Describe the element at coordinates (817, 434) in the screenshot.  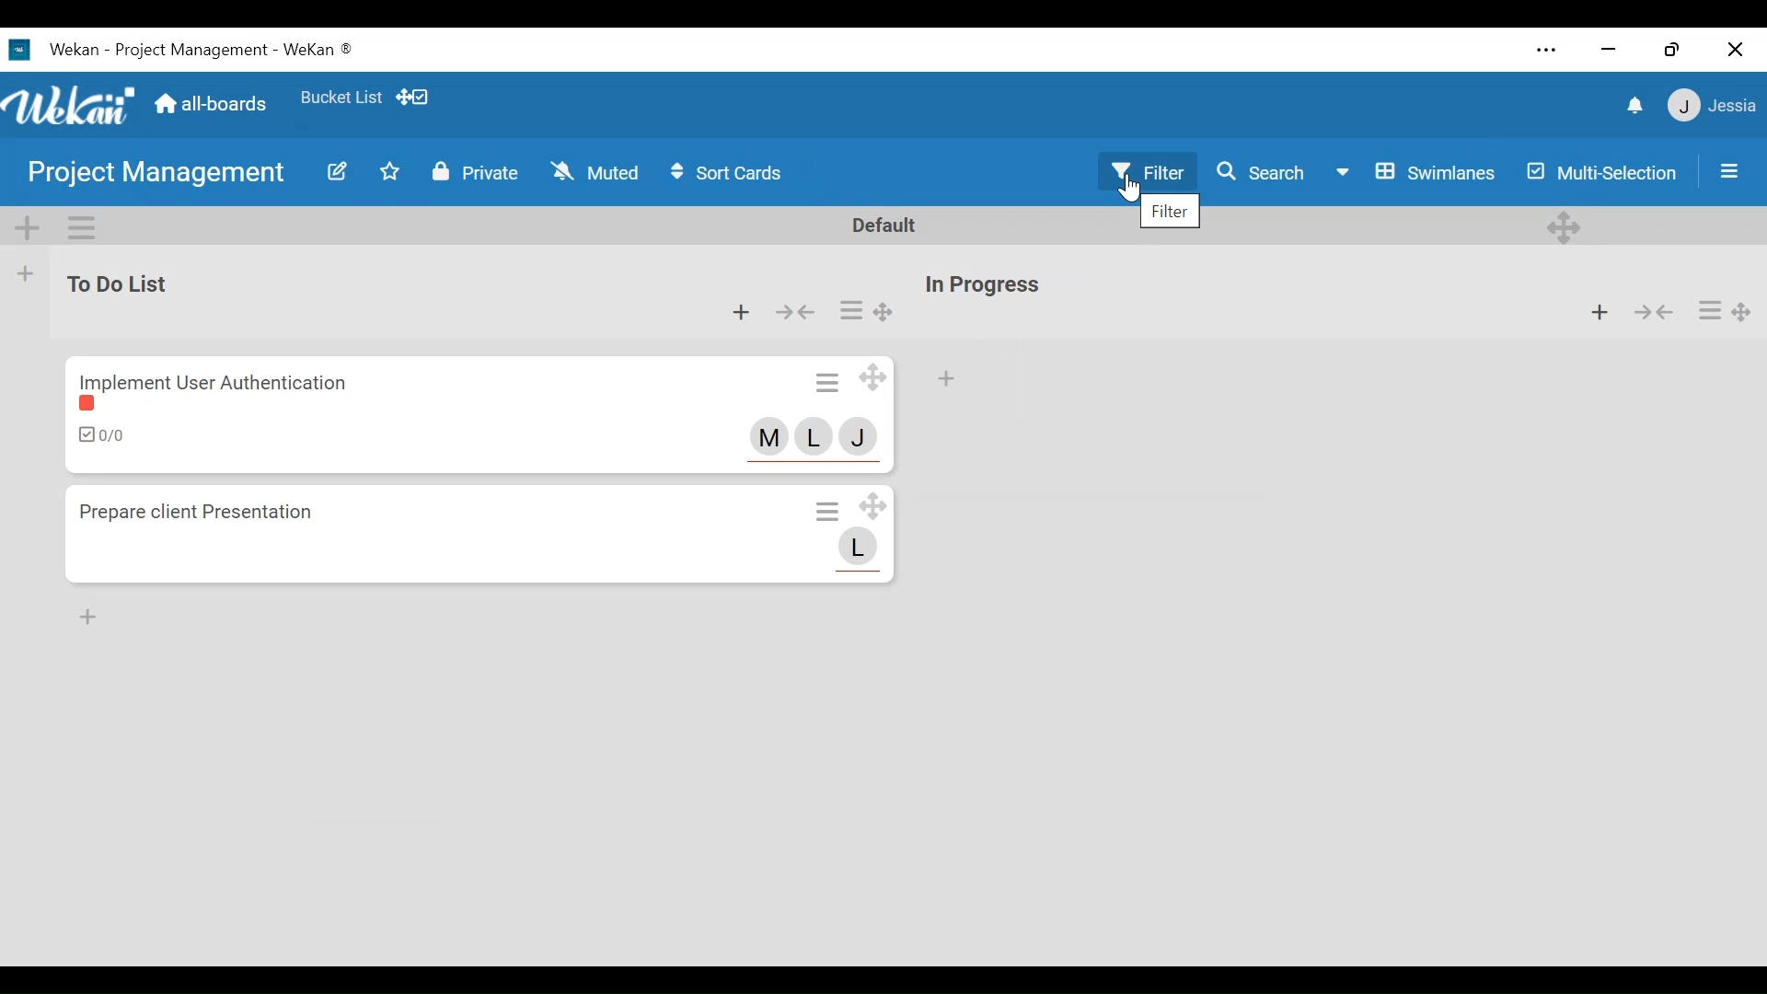
I see `member` at that location.